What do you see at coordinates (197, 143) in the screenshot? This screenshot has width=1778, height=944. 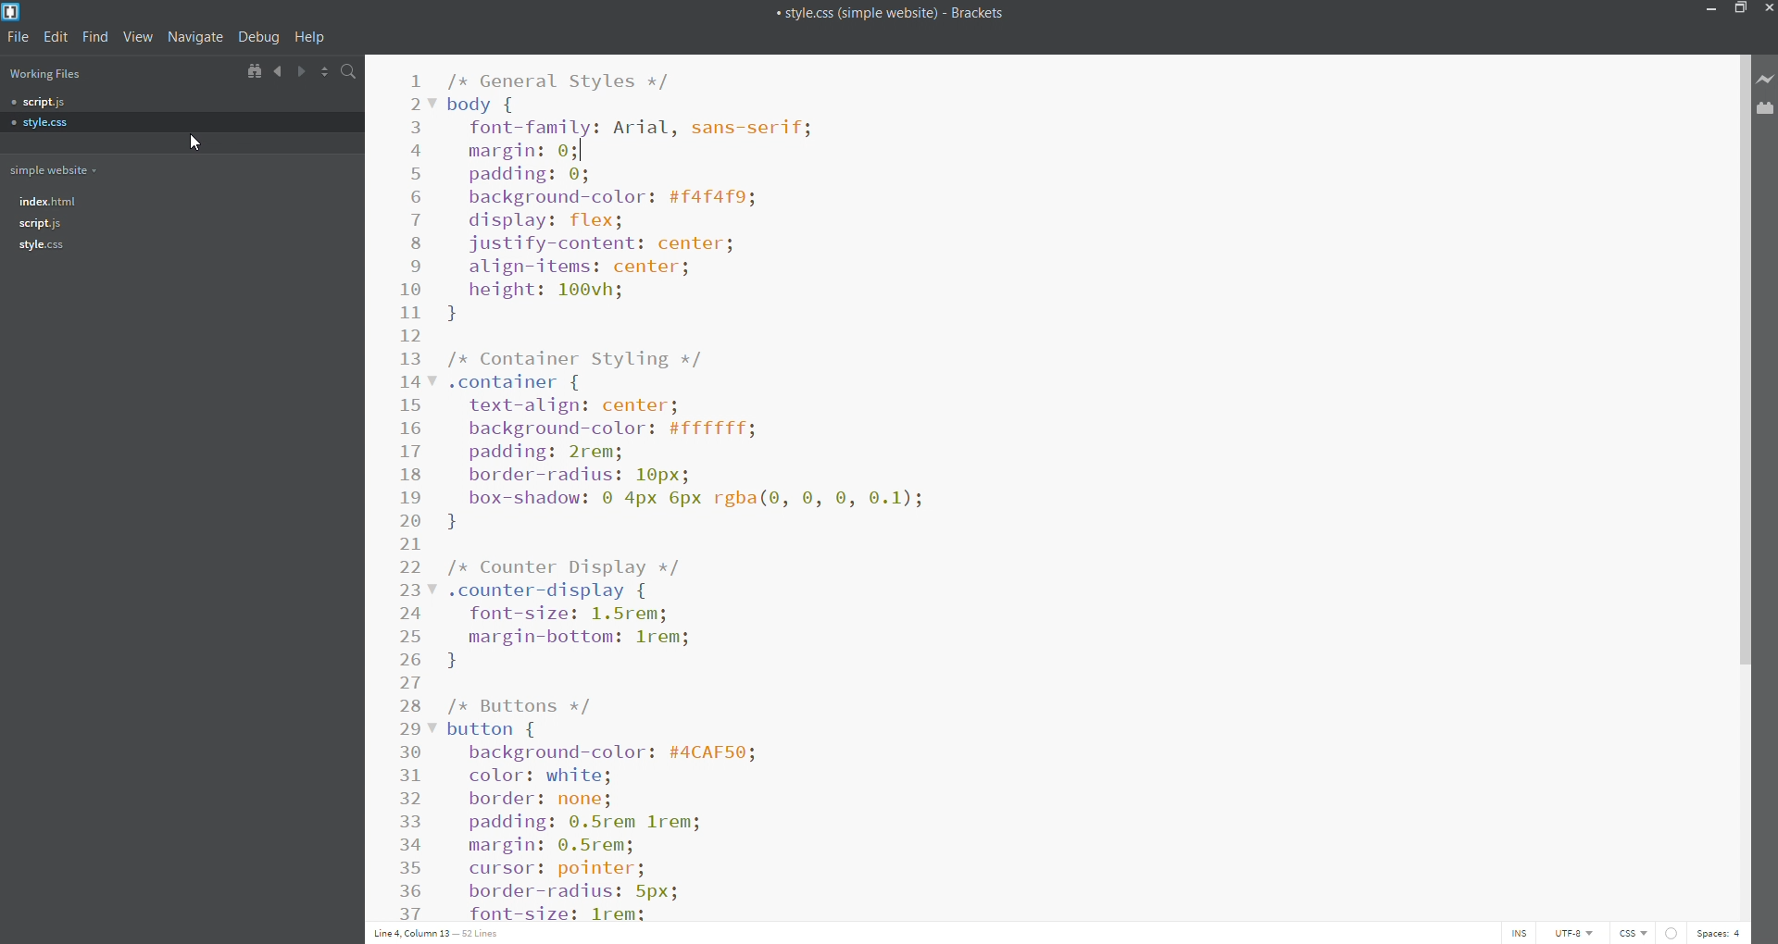 I see `cursor` at bounding box center [197, 143].